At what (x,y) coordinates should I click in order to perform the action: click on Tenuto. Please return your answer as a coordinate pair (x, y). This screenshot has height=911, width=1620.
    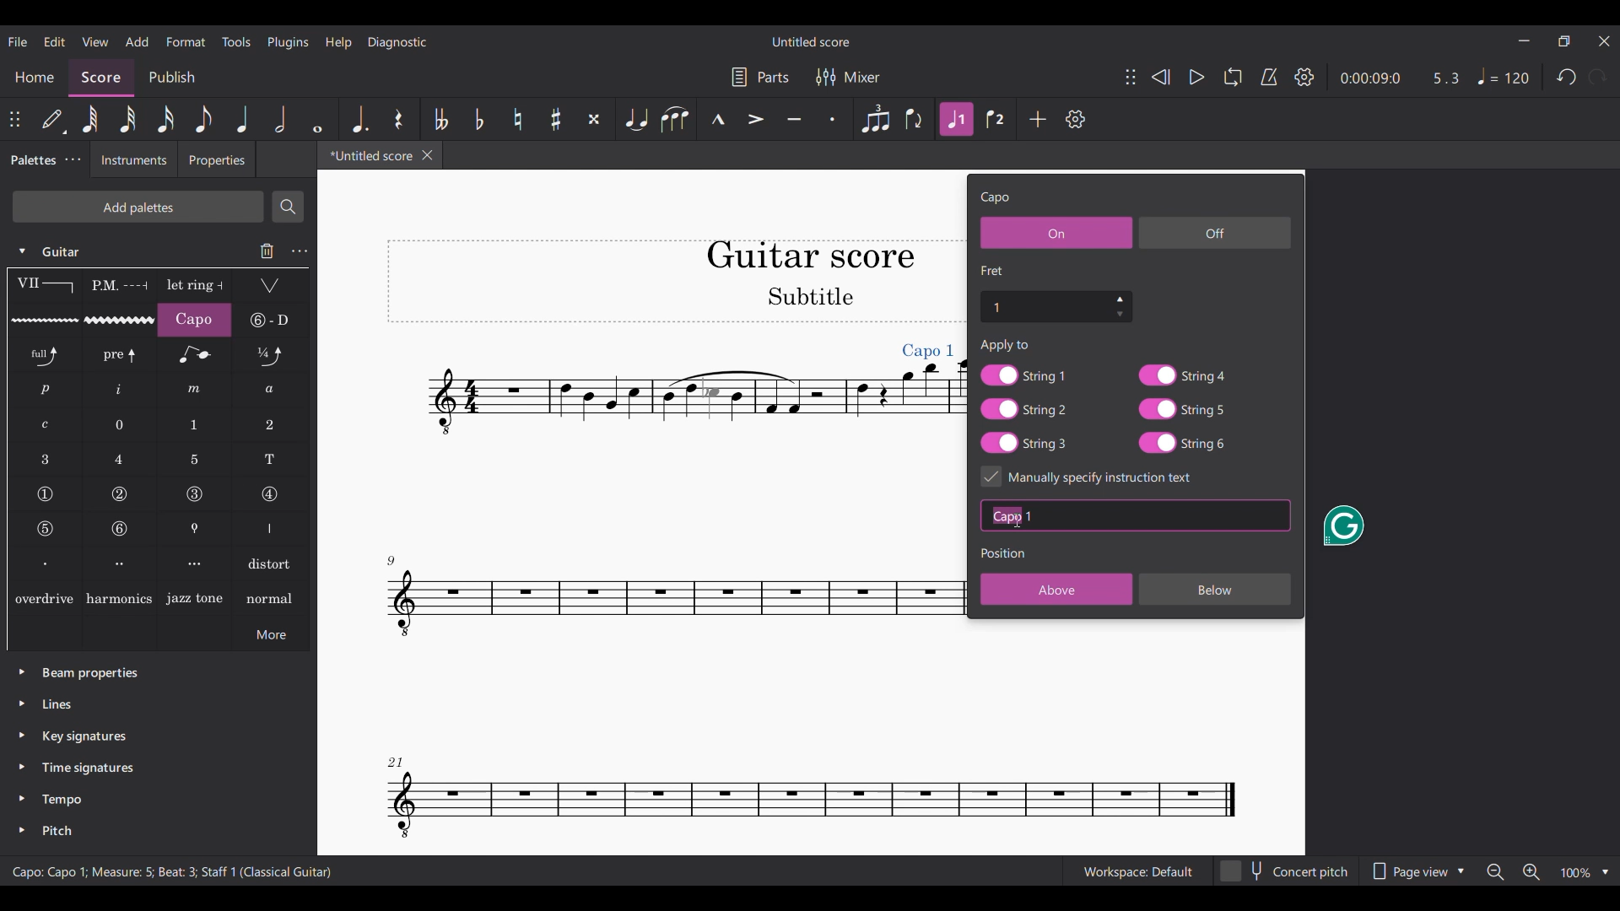
    Looking at the image, I should click on (794, 119).